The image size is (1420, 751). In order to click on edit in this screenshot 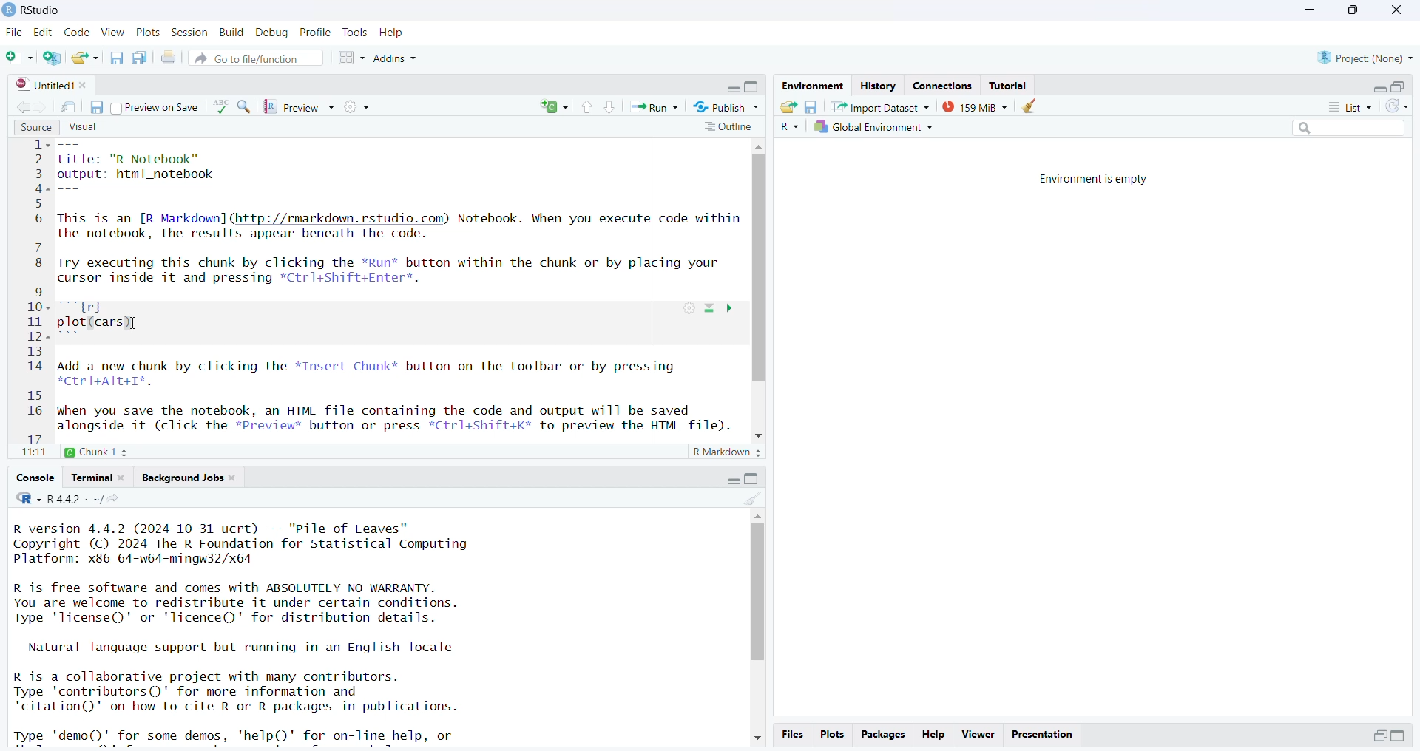, I will do `click(46, 33)`.